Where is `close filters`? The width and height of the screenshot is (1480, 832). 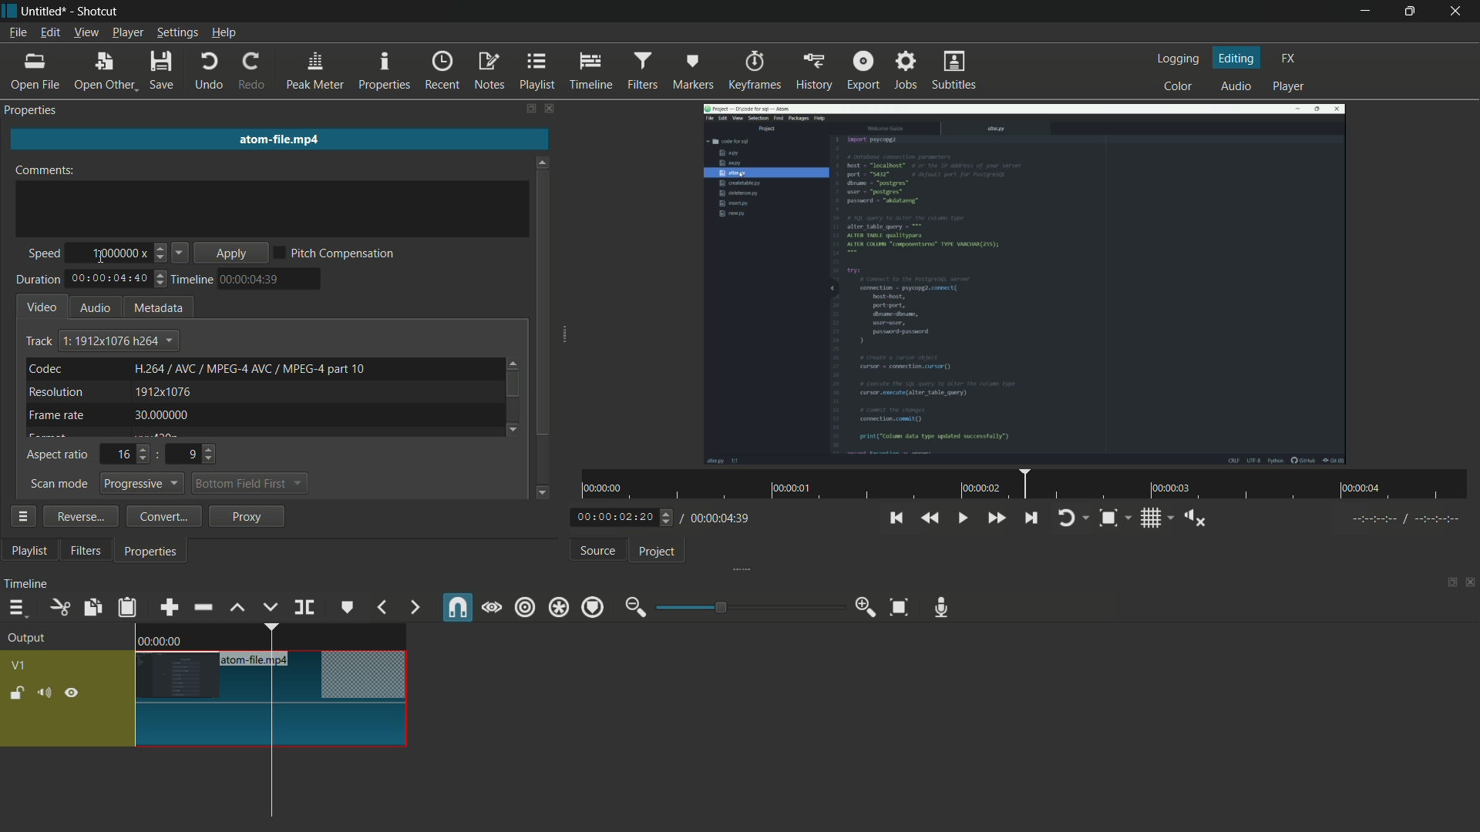
close filters is located at coordinates (552, 109).